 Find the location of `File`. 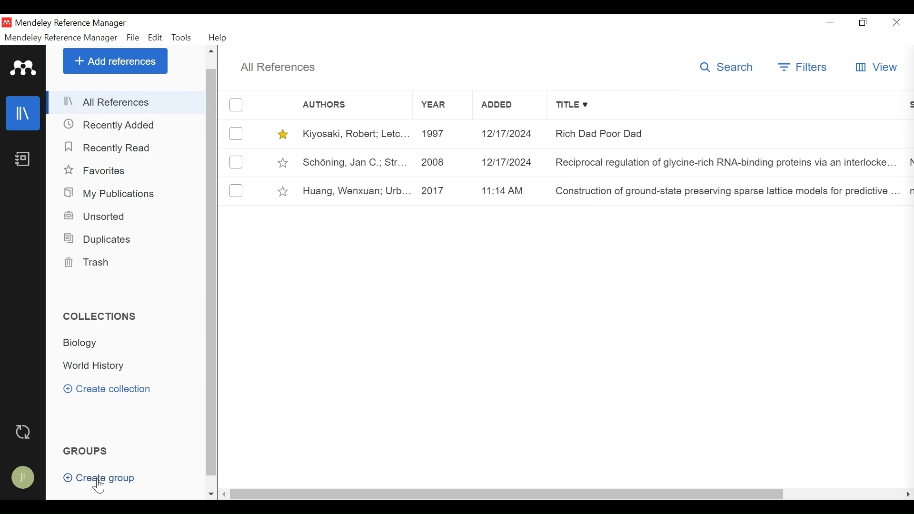

File is located at coordinates (133, 38).